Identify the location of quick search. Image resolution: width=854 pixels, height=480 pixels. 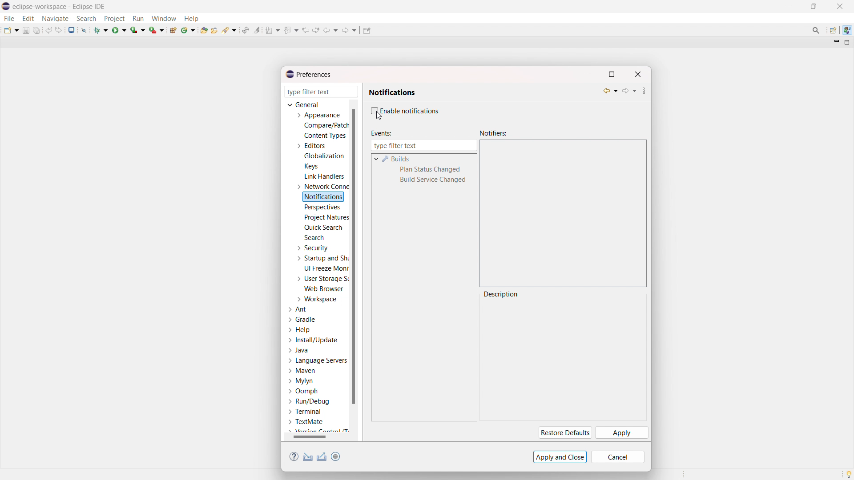
(323, 228).